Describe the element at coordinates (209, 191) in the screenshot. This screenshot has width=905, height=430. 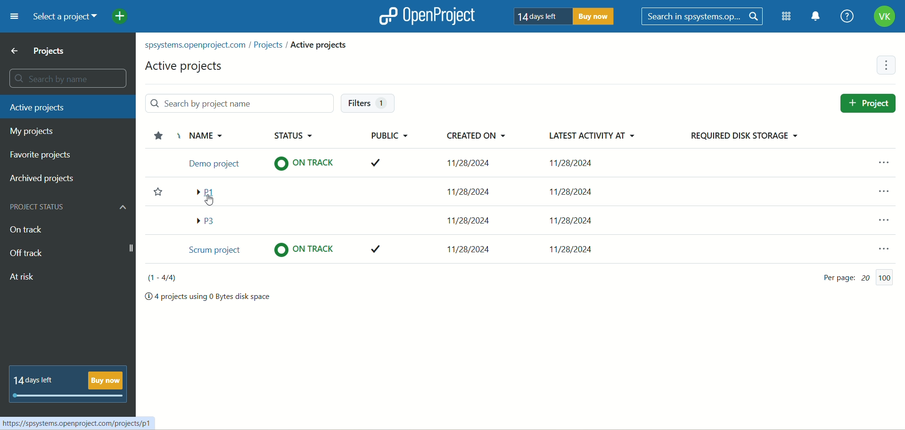
I see `p1` at that location.